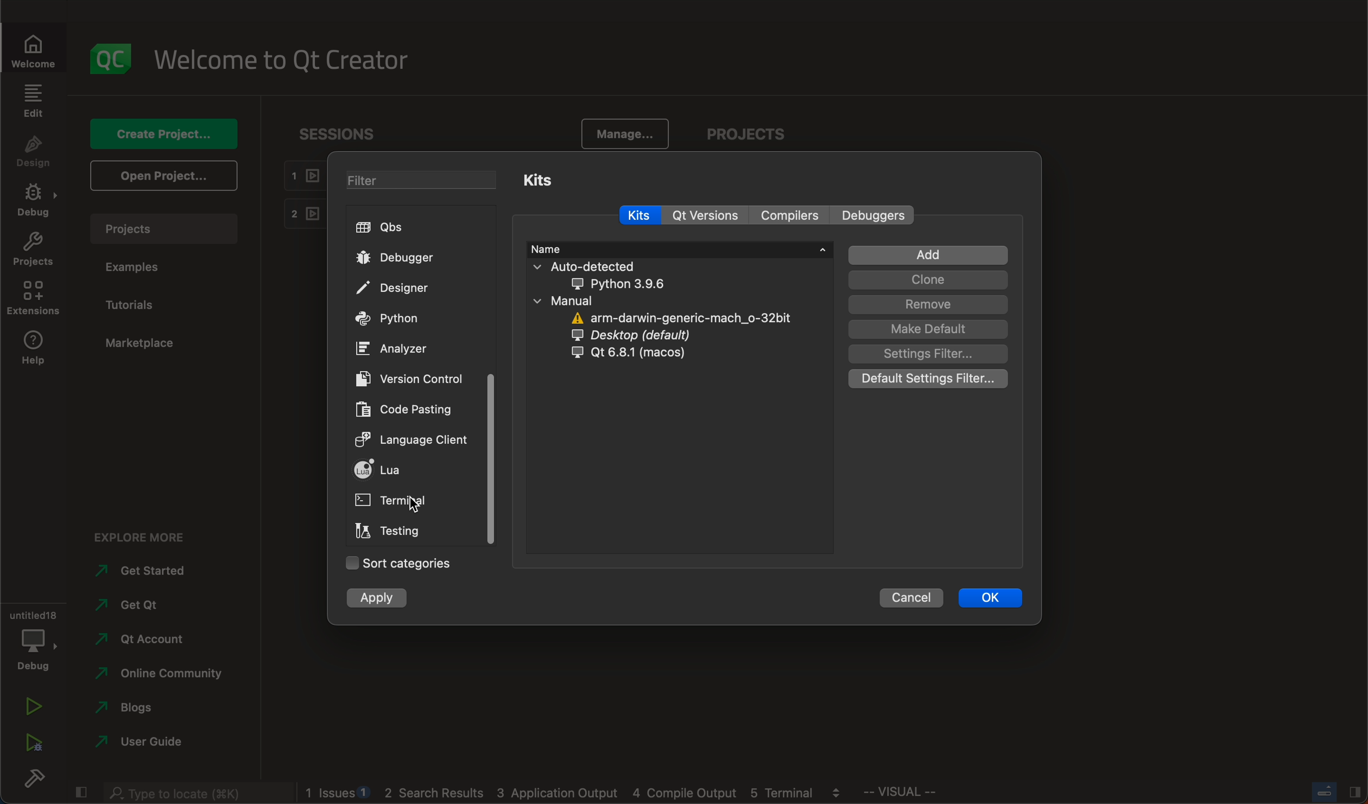  What do you see at coordinates (33, 202) in the screenshot?
I see `debug` at bounding box center [33, 202].